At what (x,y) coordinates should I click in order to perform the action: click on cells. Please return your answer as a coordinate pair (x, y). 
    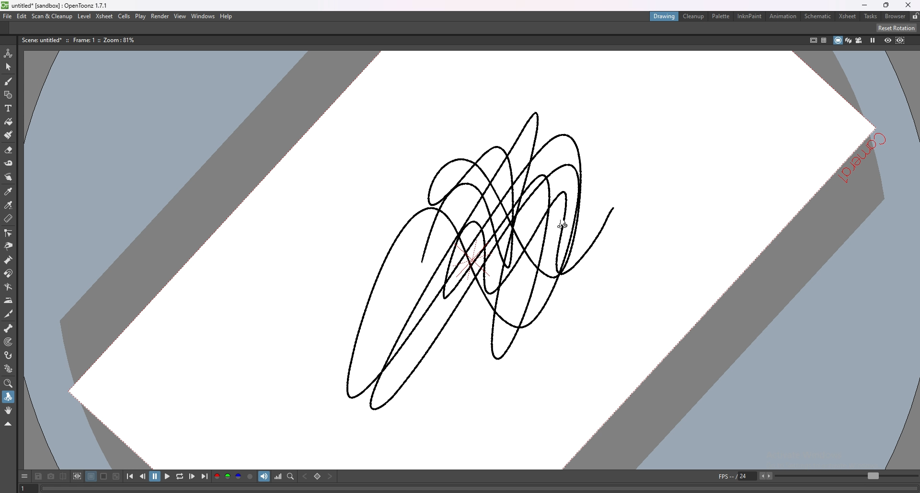
    Looking at the image, I should click on (125, 16).